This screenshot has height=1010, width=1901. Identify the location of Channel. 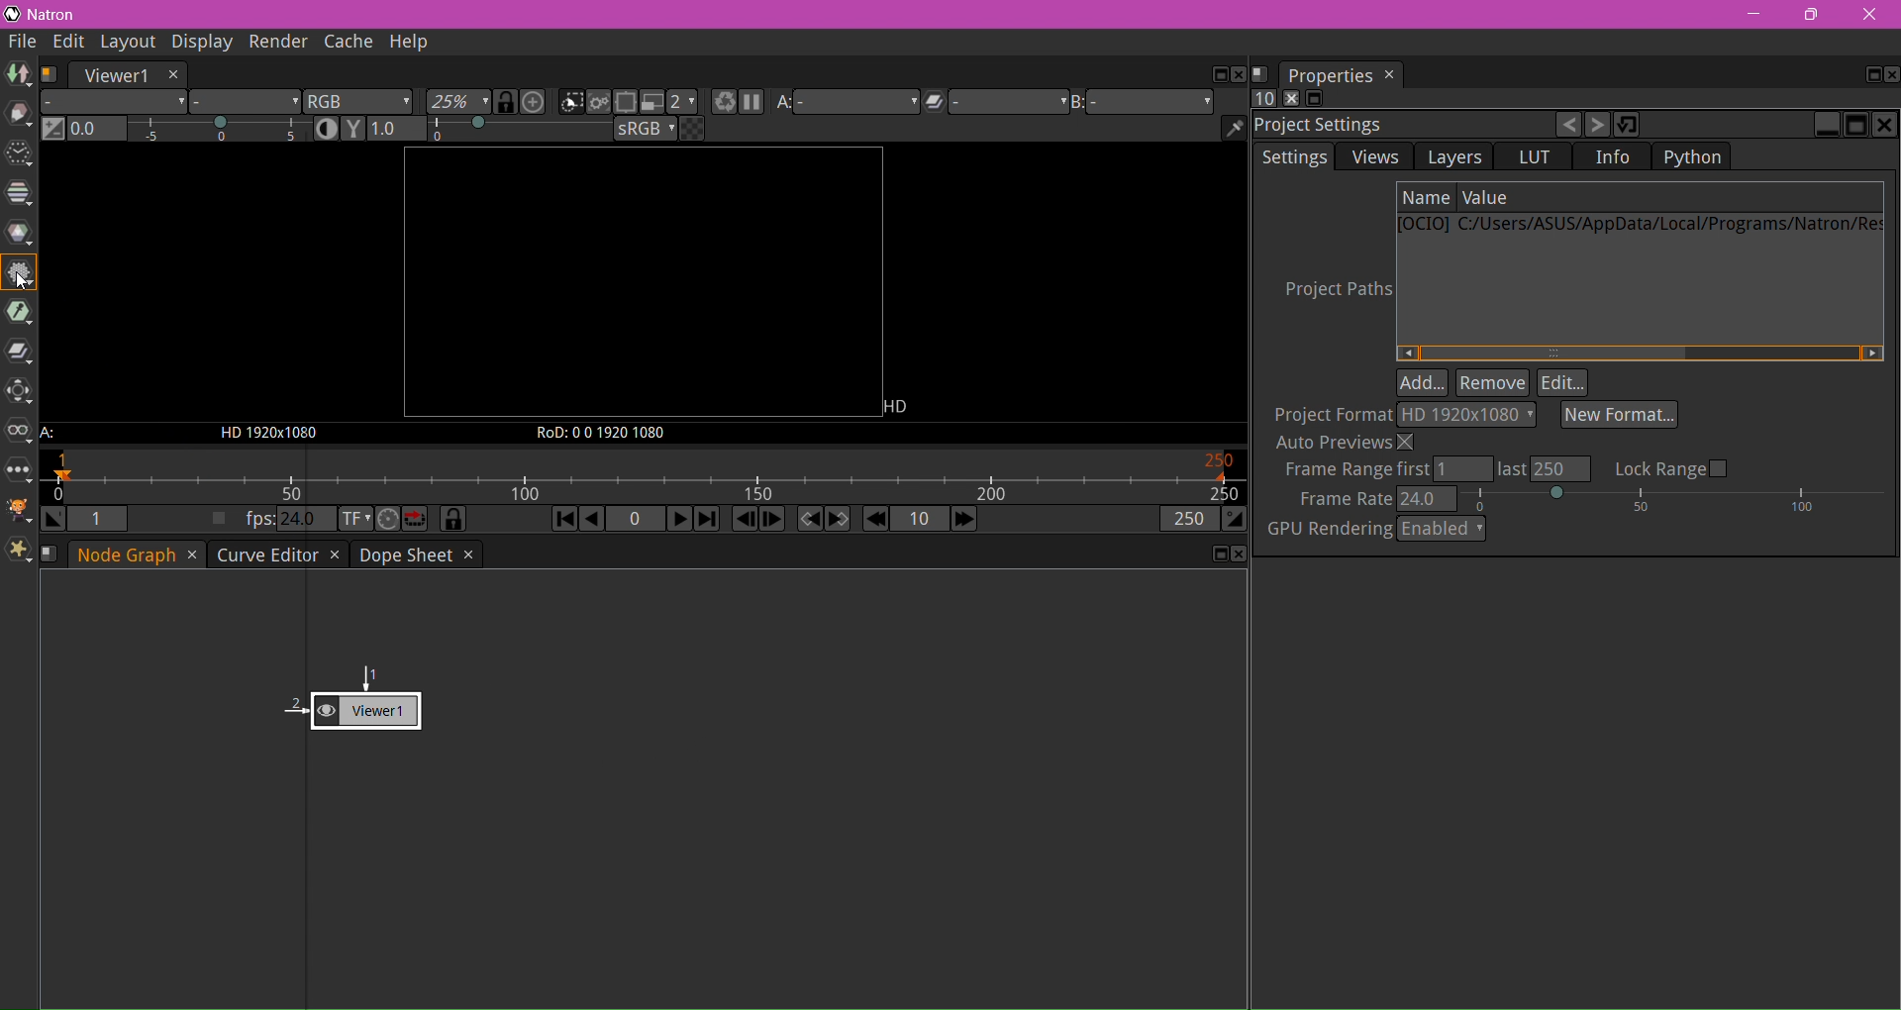
(19, 193).